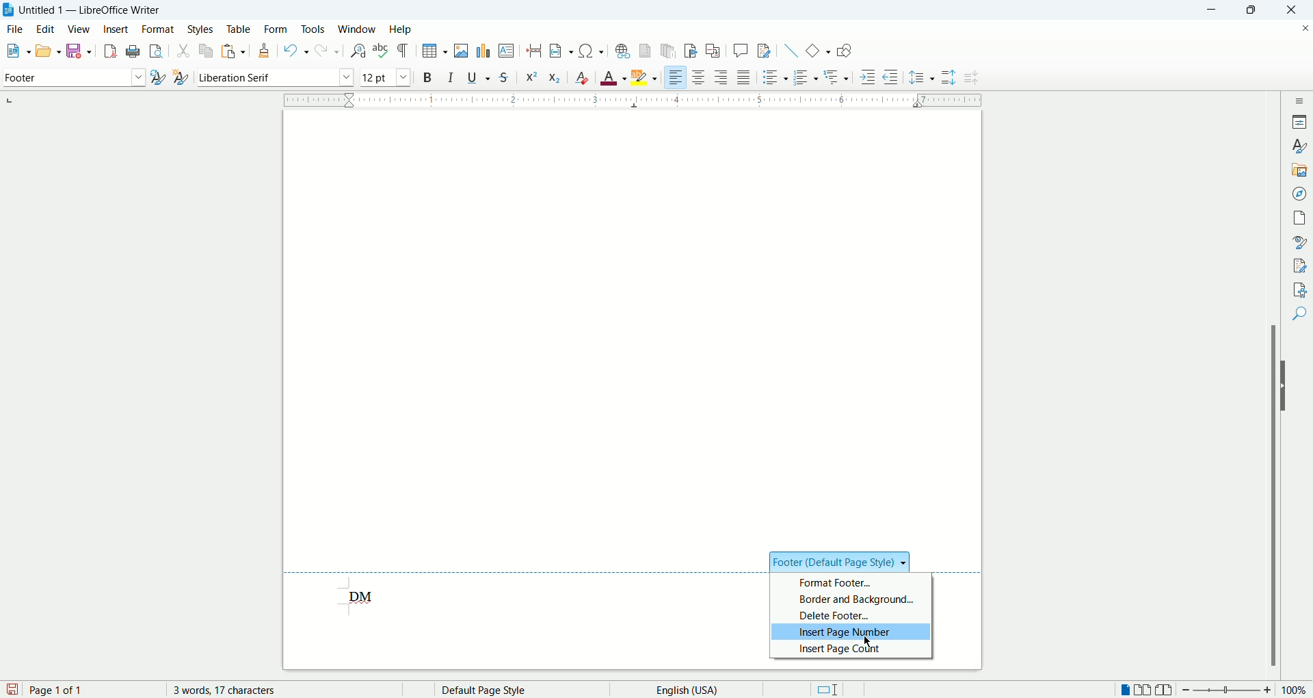 The height and width of the screenshot is (698, 1313). I want to click on cut, so click(183, 52).